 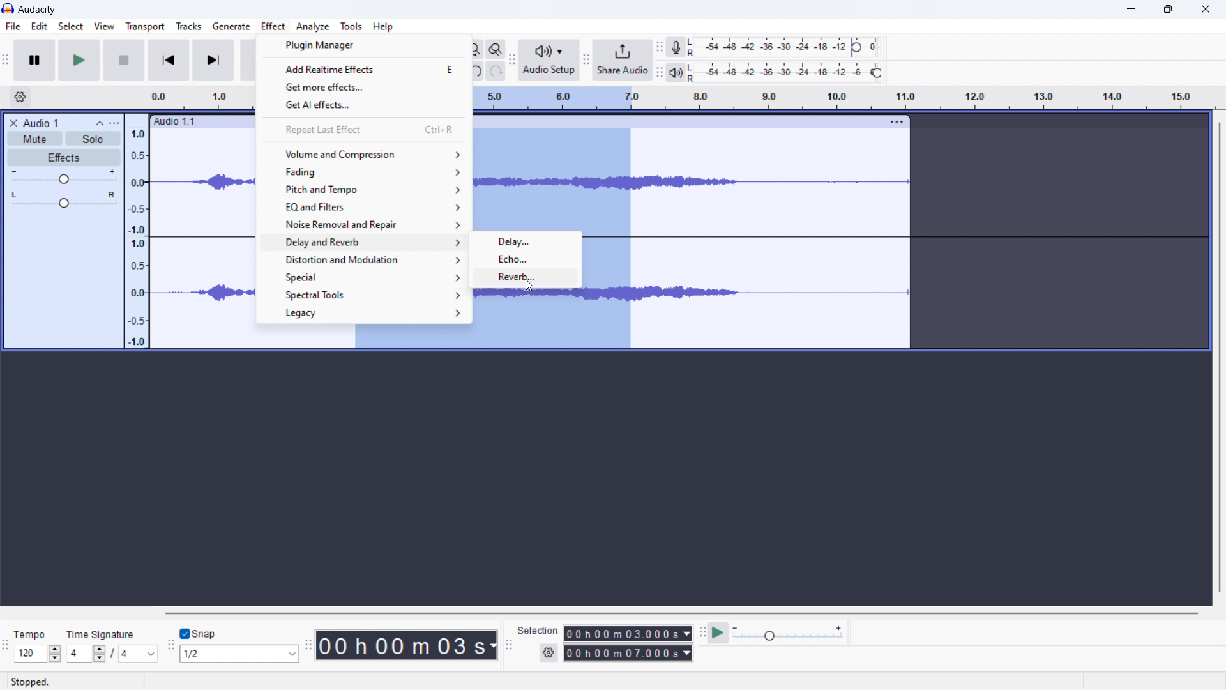 What do you see at coordinates (478, 70) in the screenshot?
I see `undo` at bounding box center [478, 70].